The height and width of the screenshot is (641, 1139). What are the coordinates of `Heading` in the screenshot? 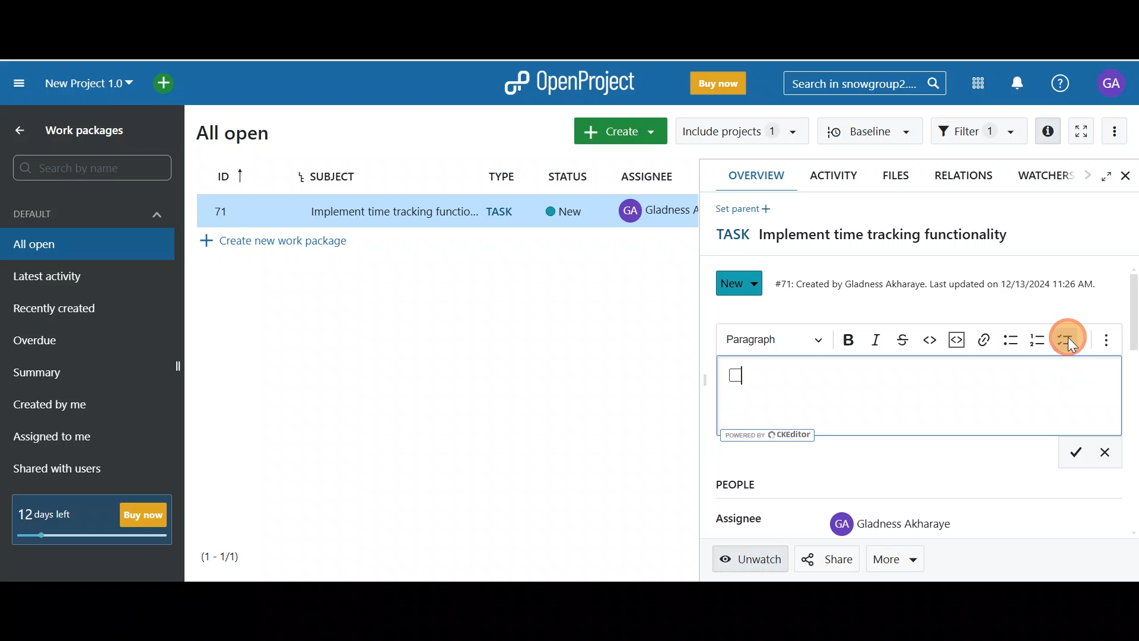 It's located at (773, 338).